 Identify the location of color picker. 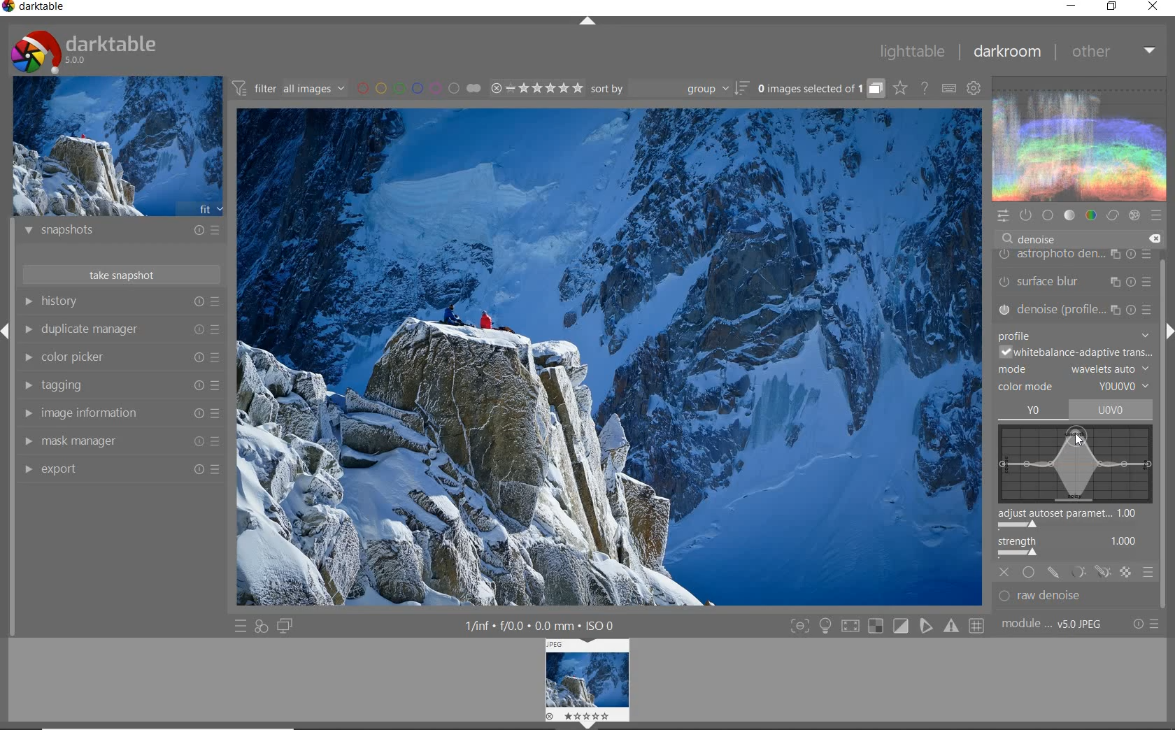
(119, 357).